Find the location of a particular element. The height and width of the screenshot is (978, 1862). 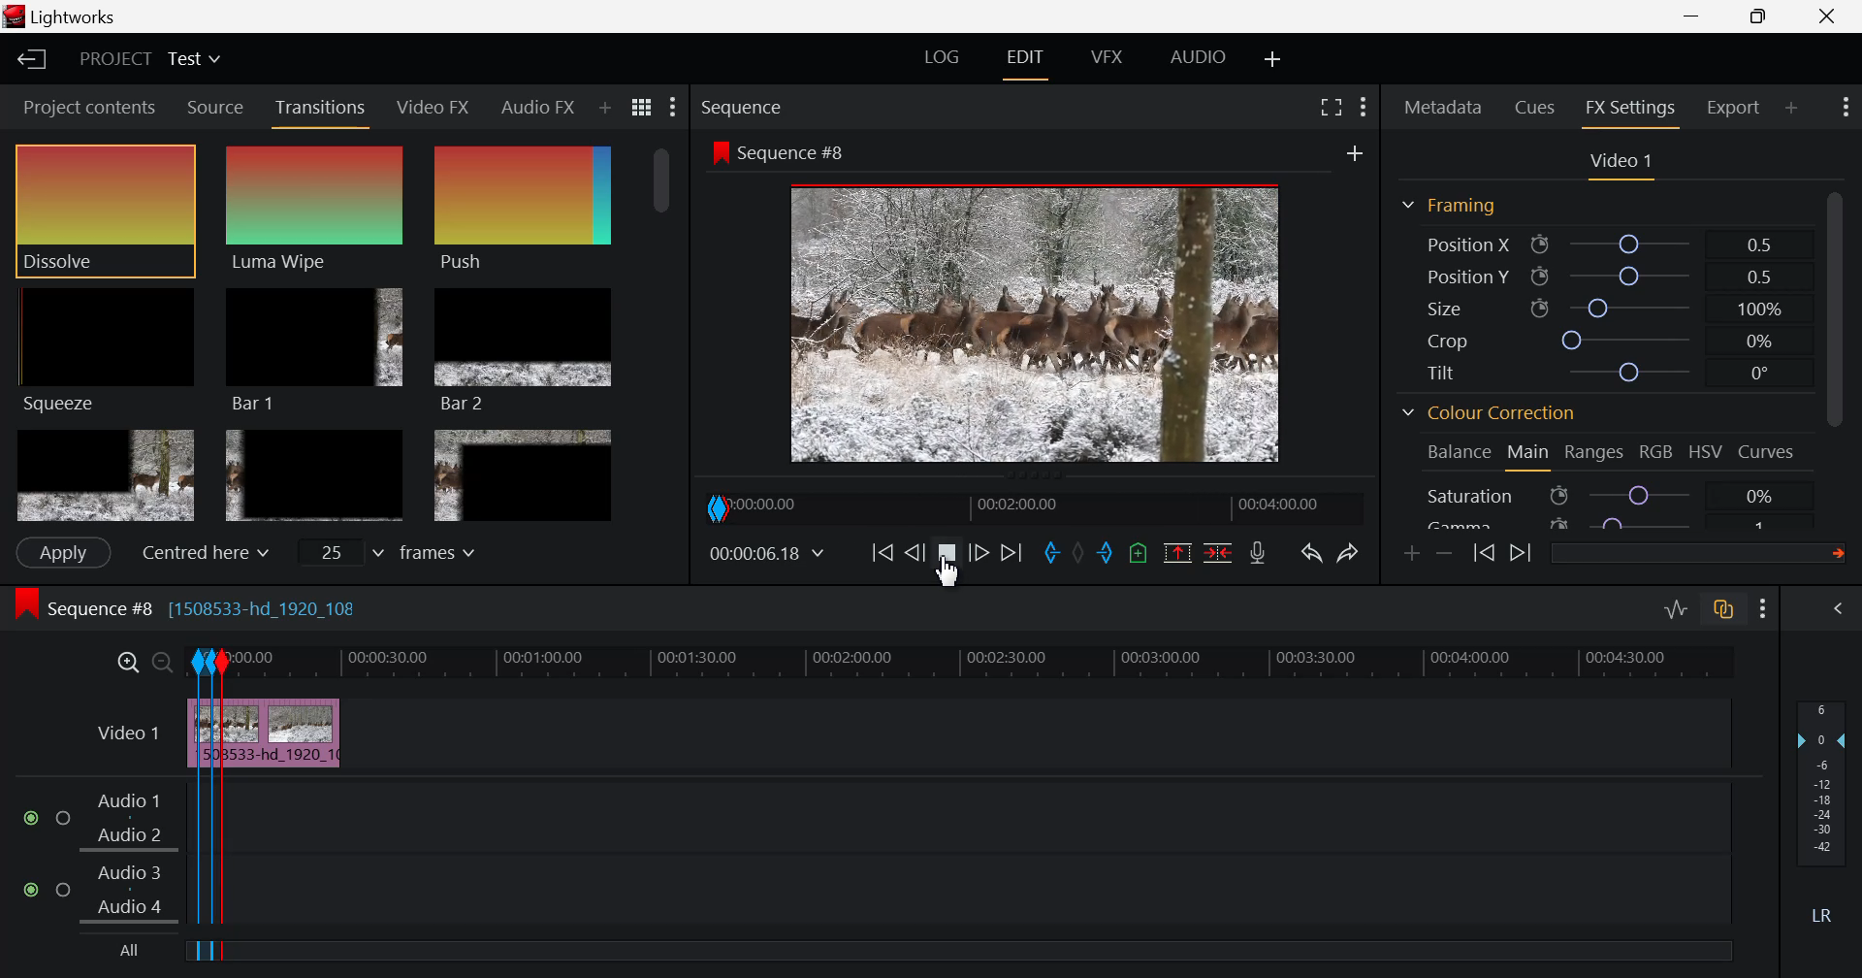

Timeline Zoom Out is located at coordinates (163, 665).